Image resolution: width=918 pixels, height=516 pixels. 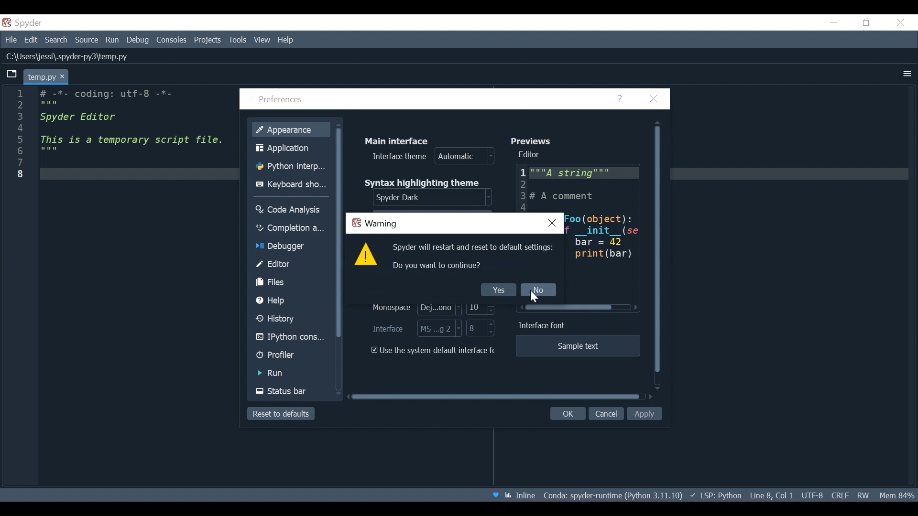 I want to click on Restore, so click(x=868, y=23).